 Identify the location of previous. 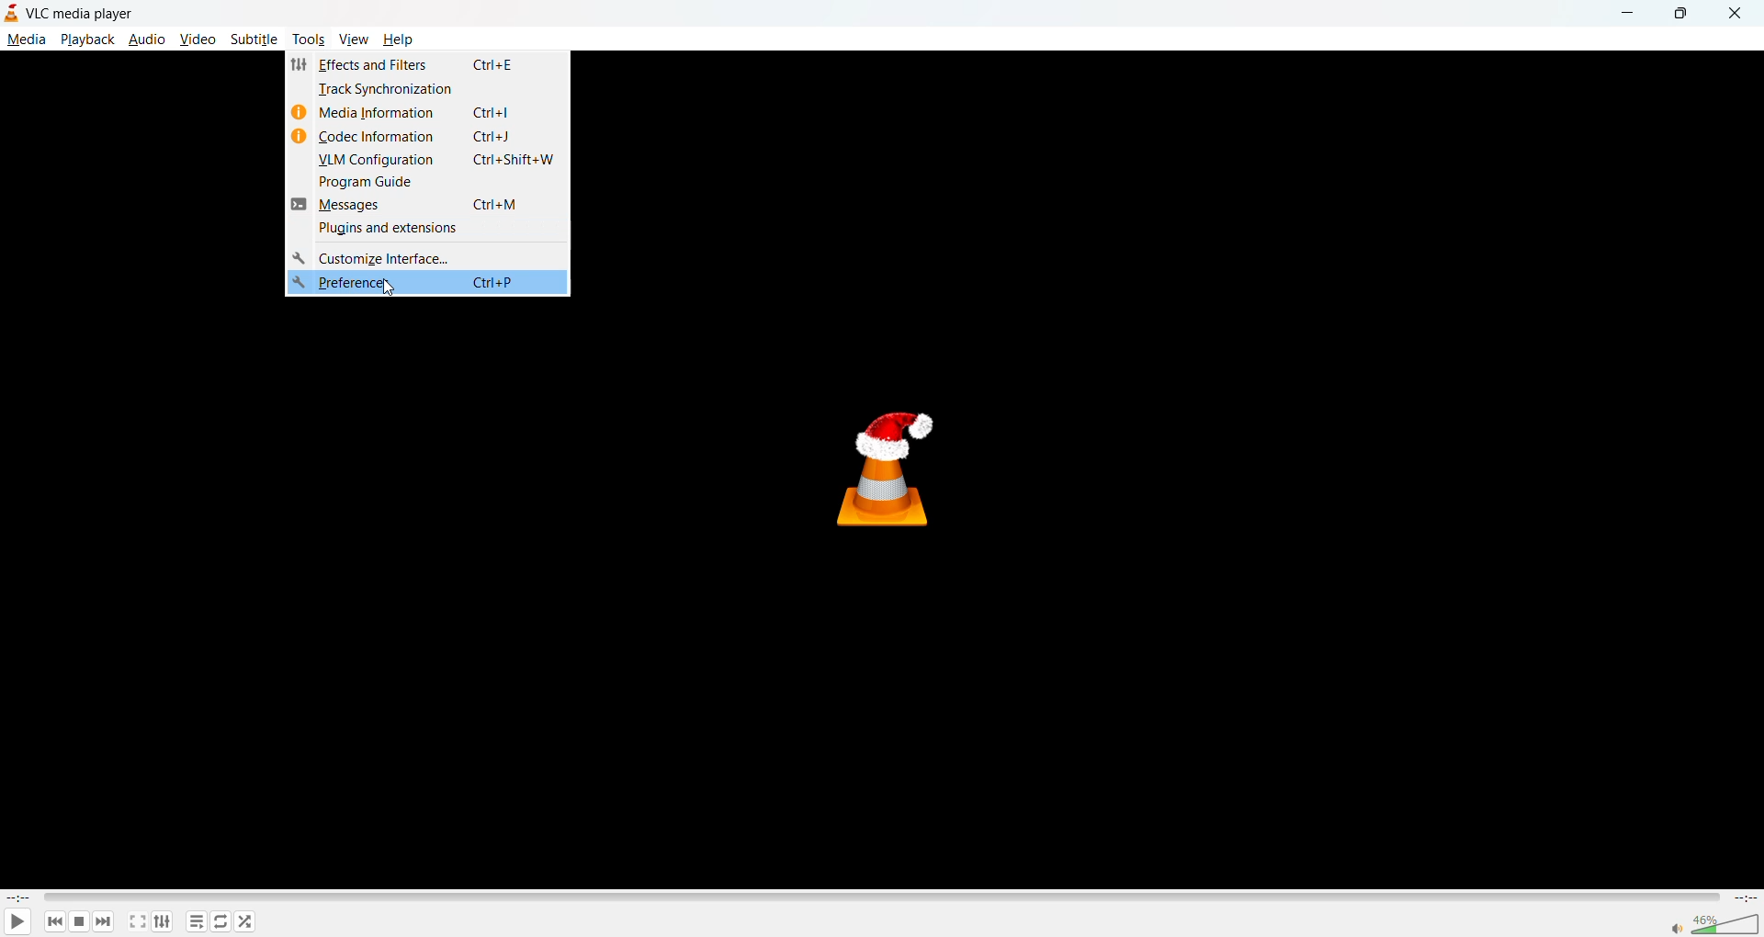
(53, 921).